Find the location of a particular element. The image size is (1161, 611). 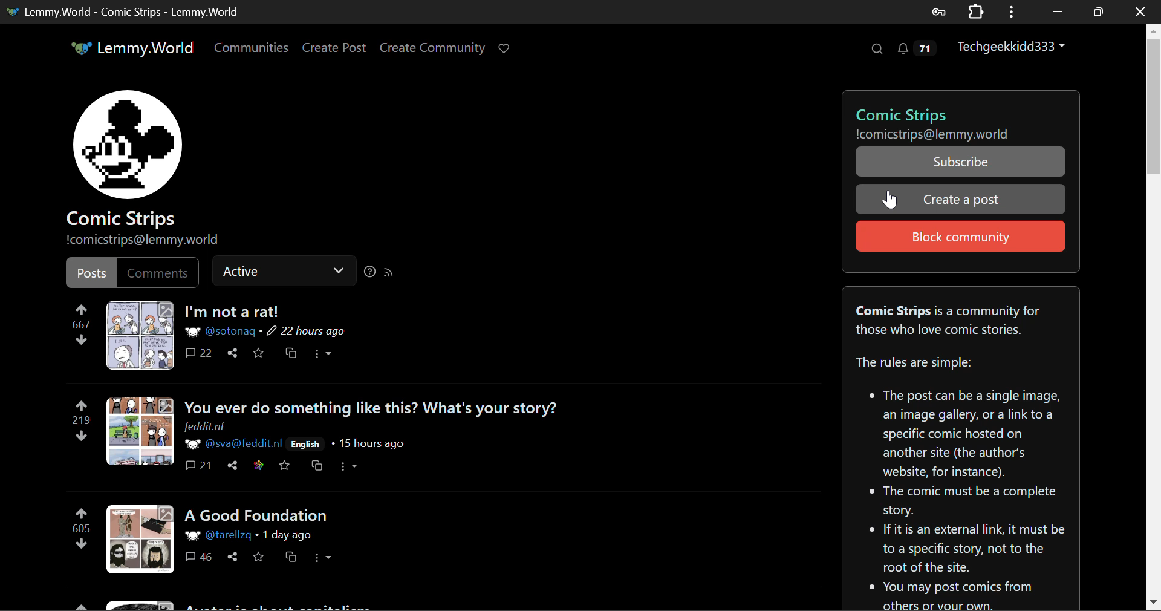

More Options is located at coordinates (322, 355).